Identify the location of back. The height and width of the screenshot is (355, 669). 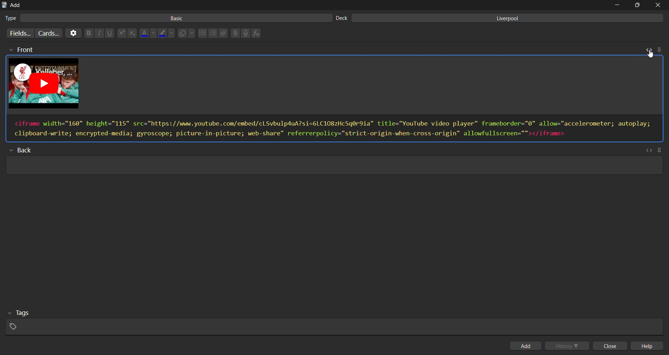
(23, 151).